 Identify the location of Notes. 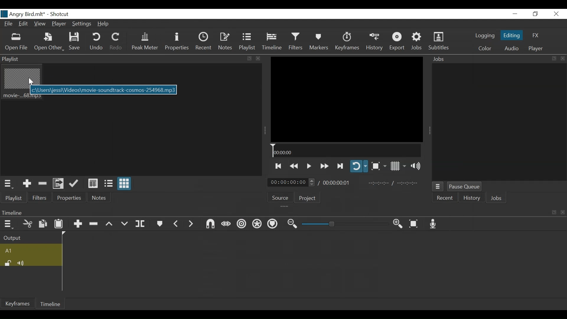
(100, 197).